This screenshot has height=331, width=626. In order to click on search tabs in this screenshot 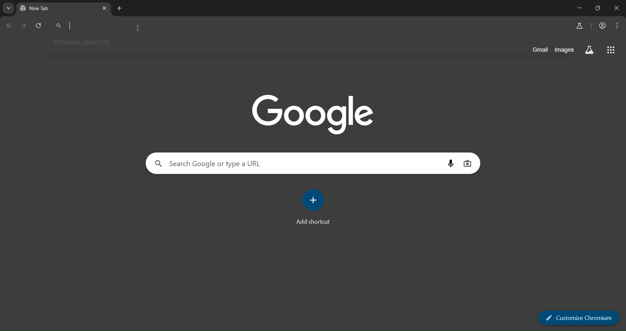, I will do `click(8, 8)`.